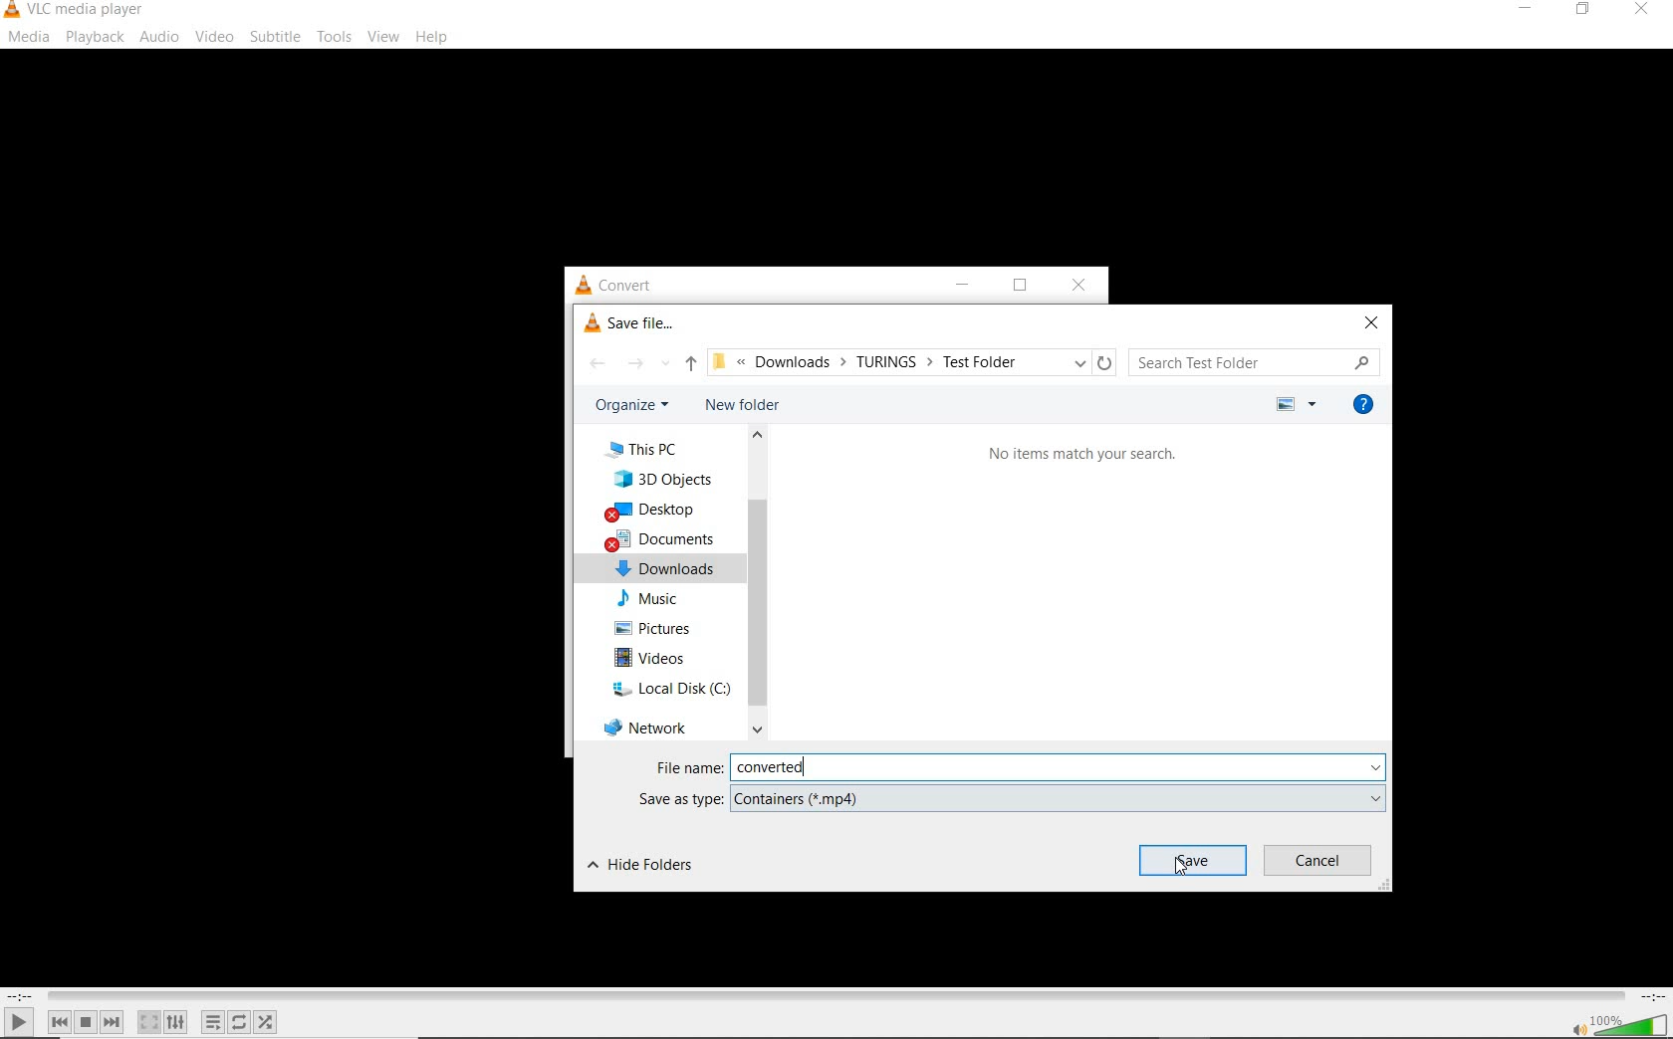 The height and width of the screenshot is (1039, 1673). What do you see at coordinates (1639, 13) in the screenshot?
I see `close` at bounding box center [1639, 13].